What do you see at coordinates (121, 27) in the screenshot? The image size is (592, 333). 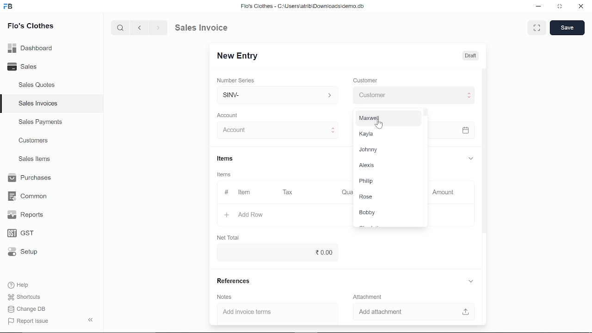 I see `search` at bounding box center [121, 27].